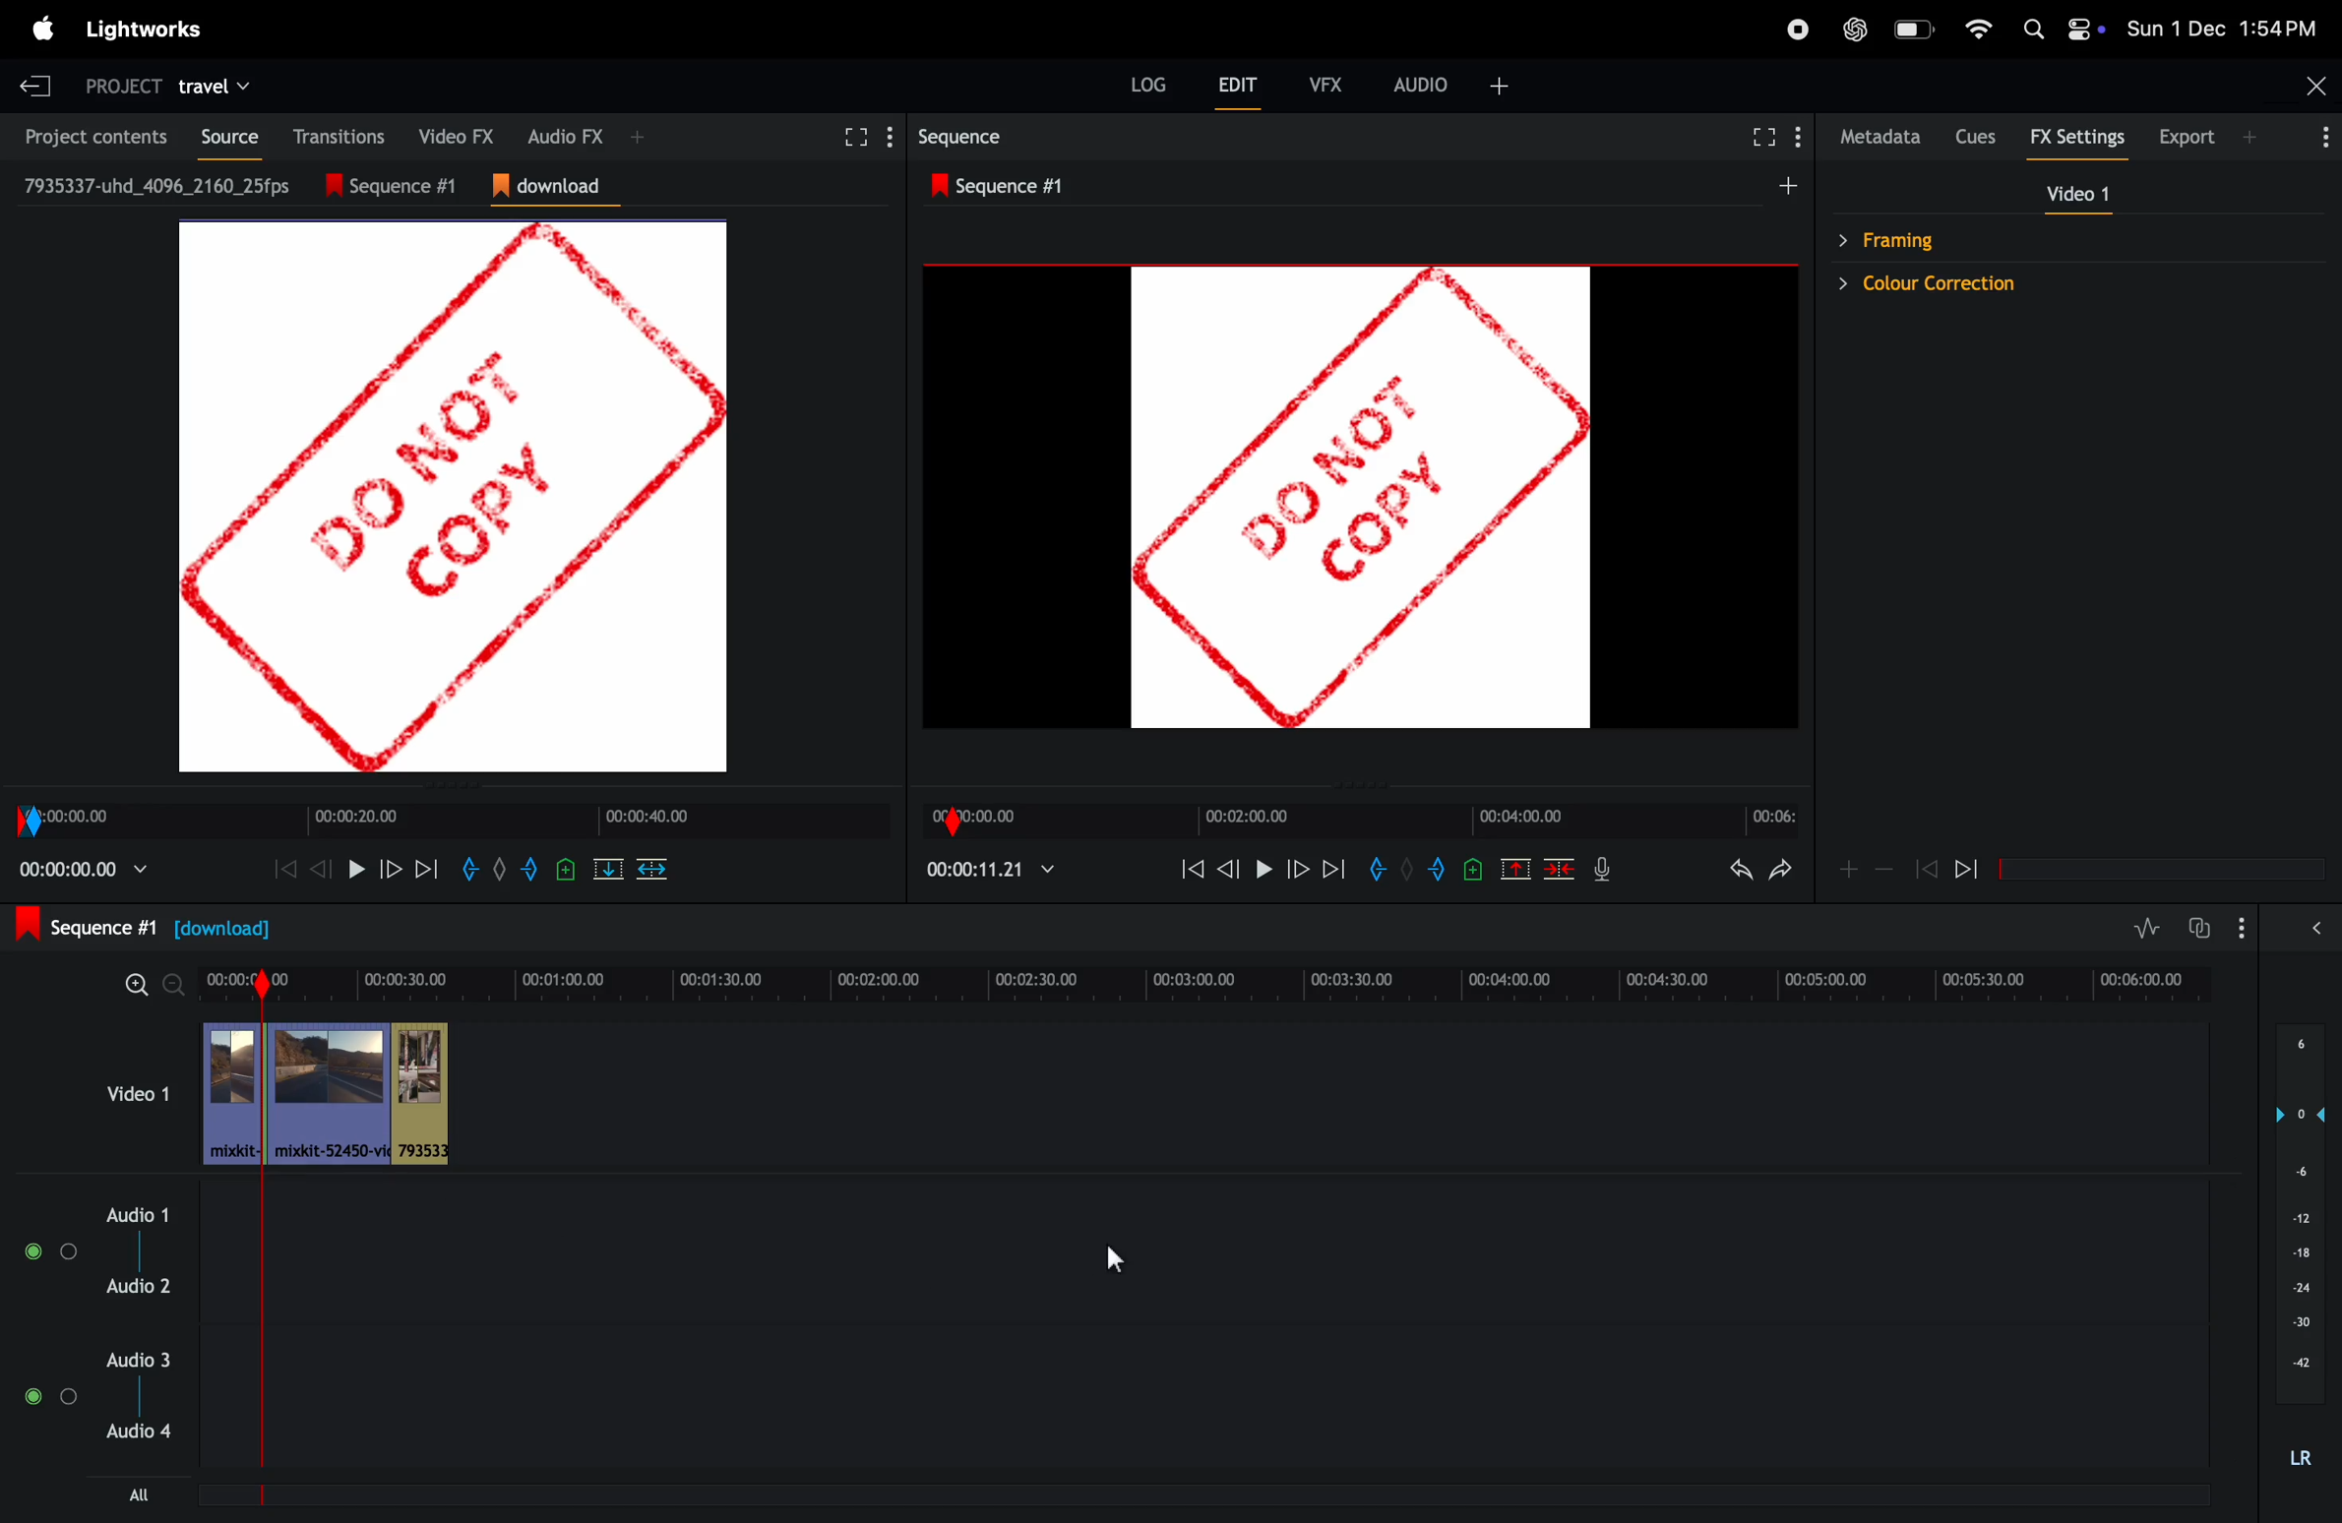 The height and width of the screenshot is (1523, 2342). I want to click on Add, so click(1788, 185).